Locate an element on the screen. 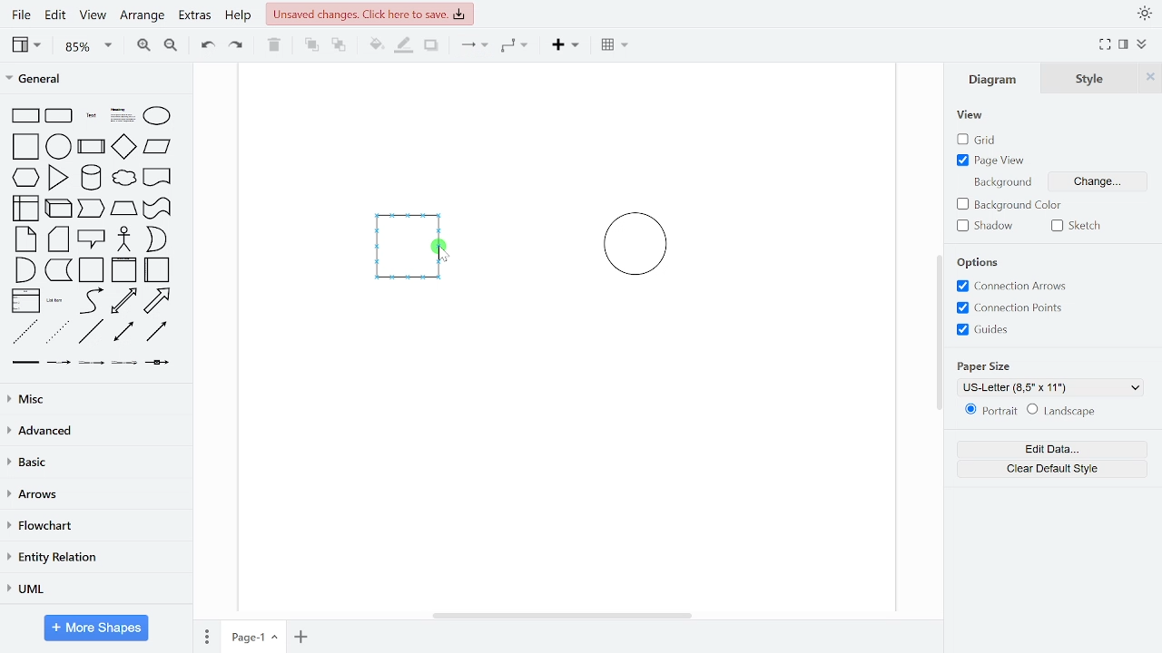 The width and height of the screenshot is (1162, 653). horizontal container is located at coordinates (158, 269).